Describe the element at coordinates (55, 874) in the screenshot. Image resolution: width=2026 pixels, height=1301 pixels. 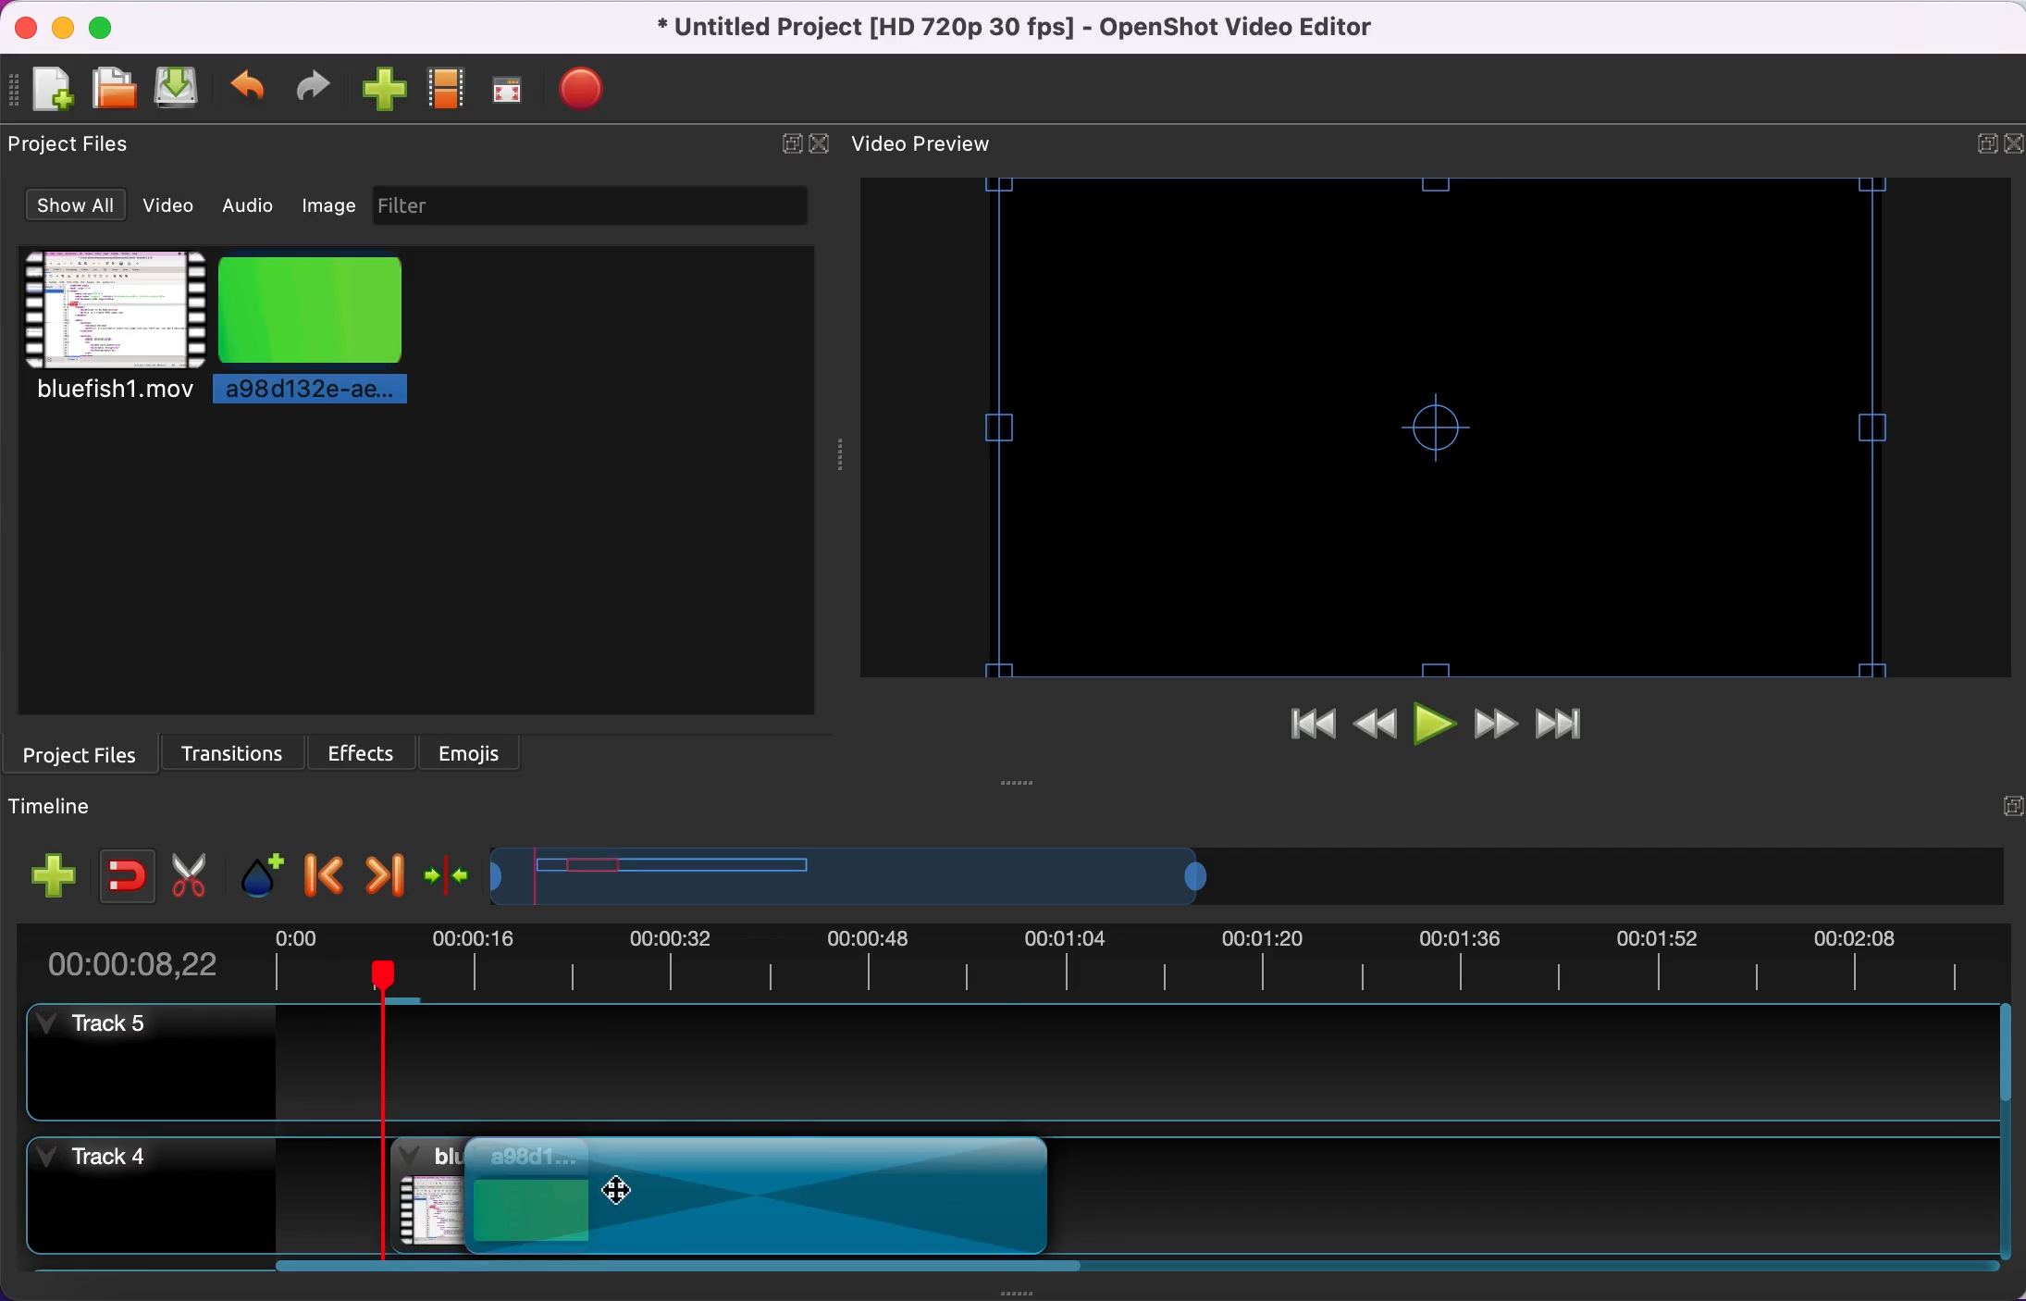
I see `add track` at that location.